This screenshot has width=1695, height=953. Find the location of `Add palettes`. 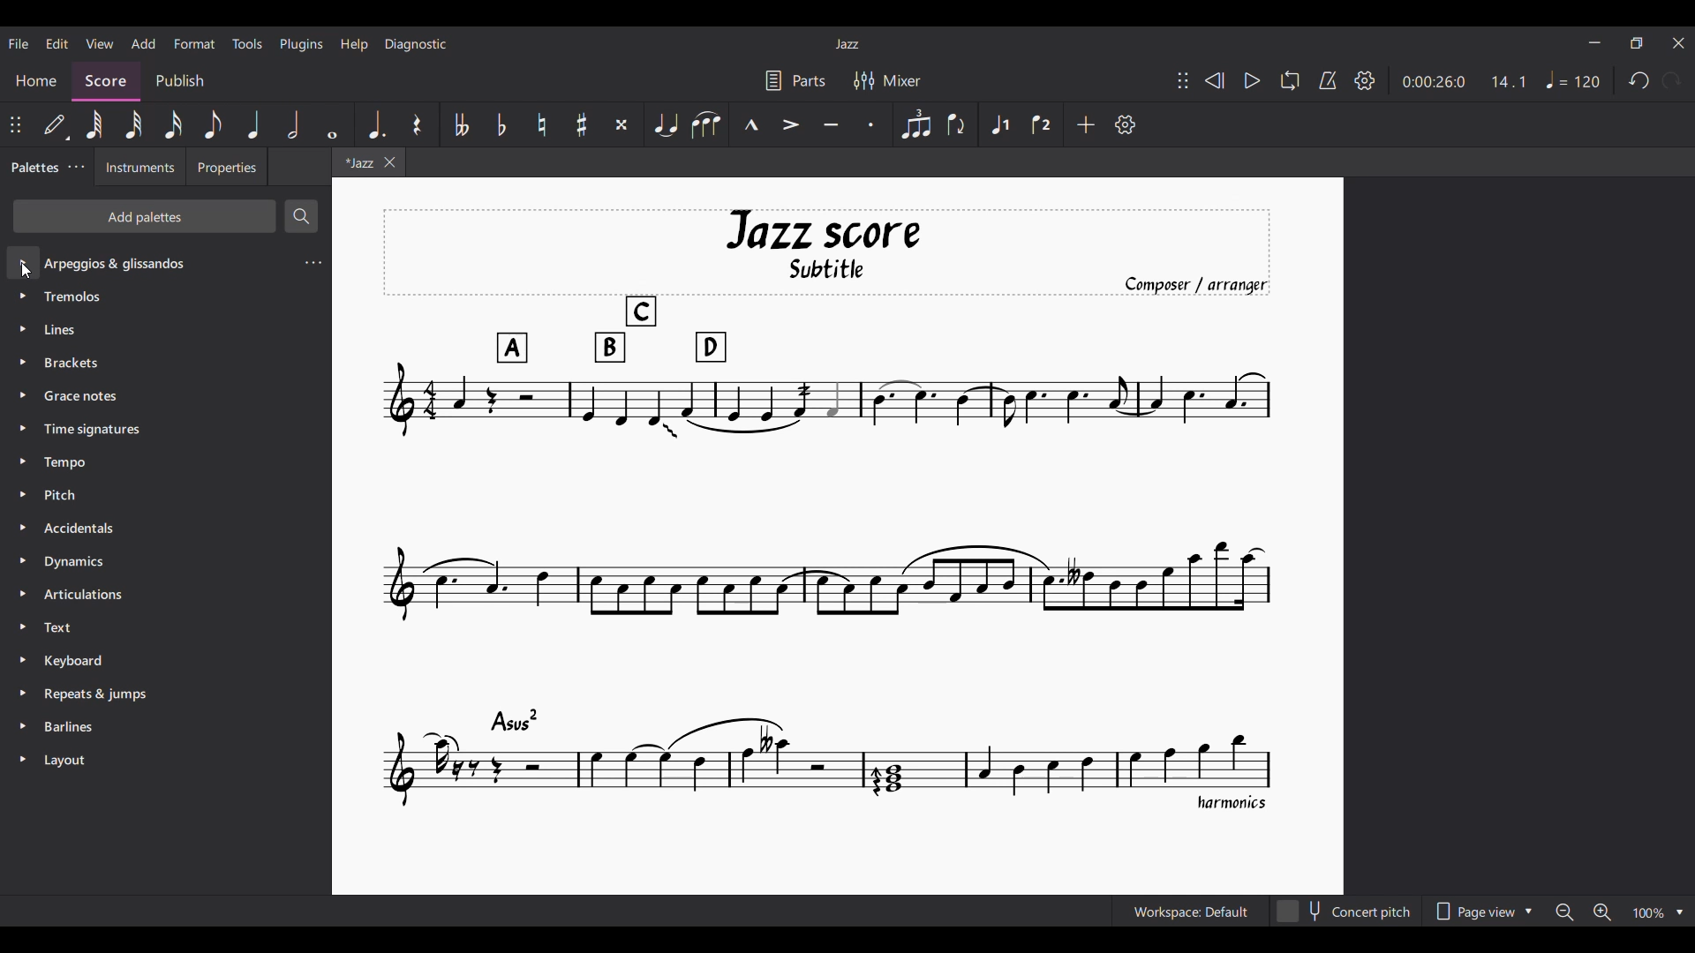

Add palettes is located at coordinates (144, 215).